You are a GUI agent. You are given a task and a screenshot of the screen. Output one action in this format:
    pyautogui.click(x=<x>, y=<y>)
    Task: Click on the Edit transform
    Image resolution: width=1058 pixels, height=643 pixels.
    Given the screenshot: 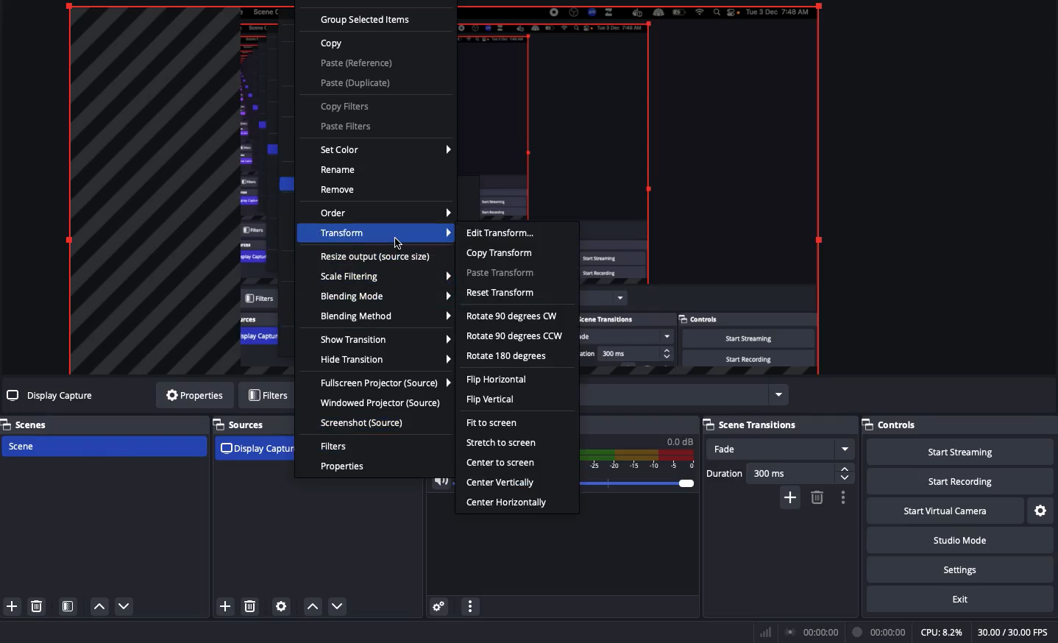 What is the action you would take?
    pyautogui.click(x=504, y=233)
    